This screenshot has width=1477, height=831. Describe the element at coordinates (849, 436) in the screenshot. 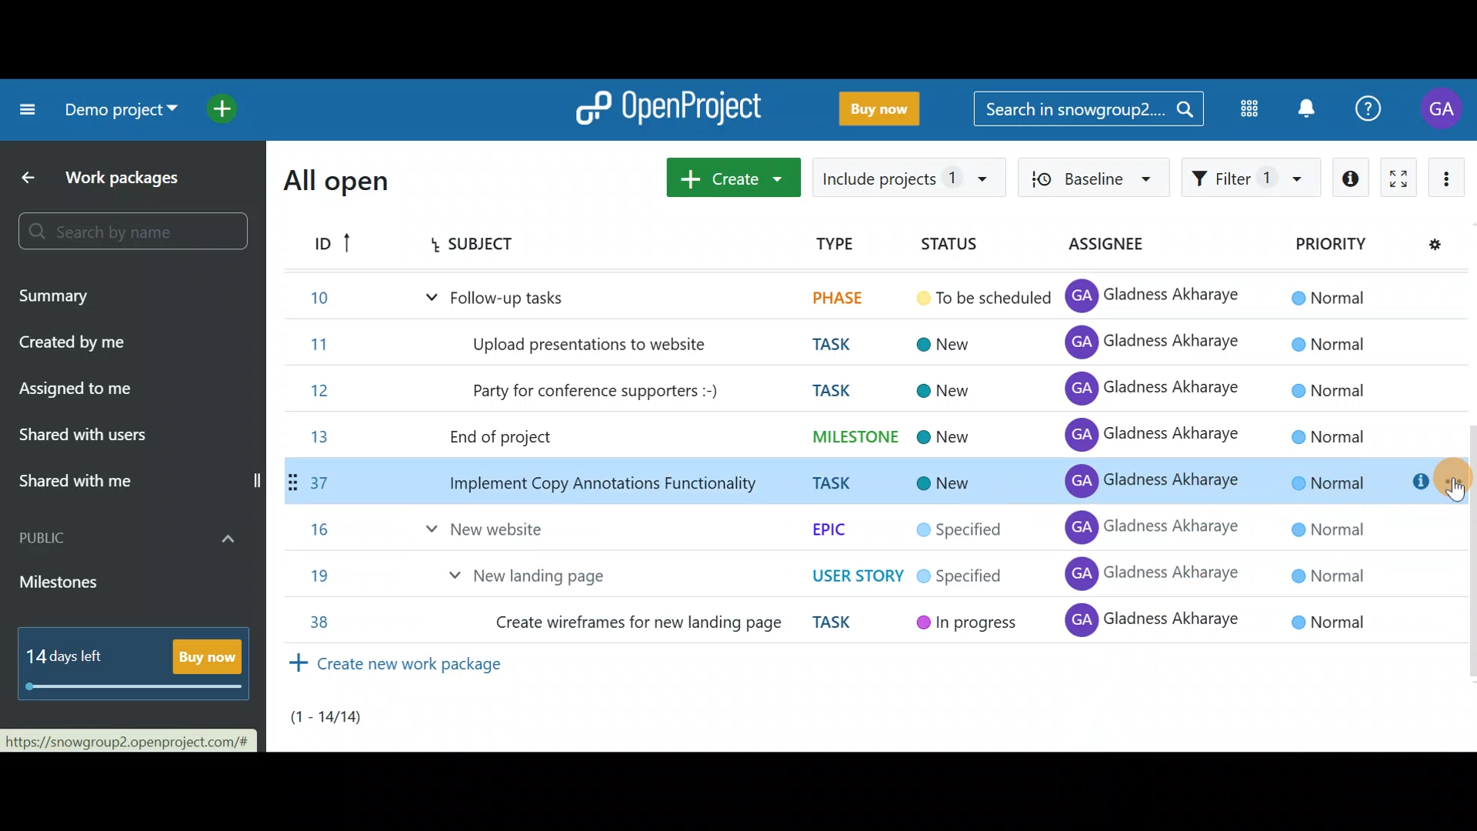

I see `MILESTONE` at that location.